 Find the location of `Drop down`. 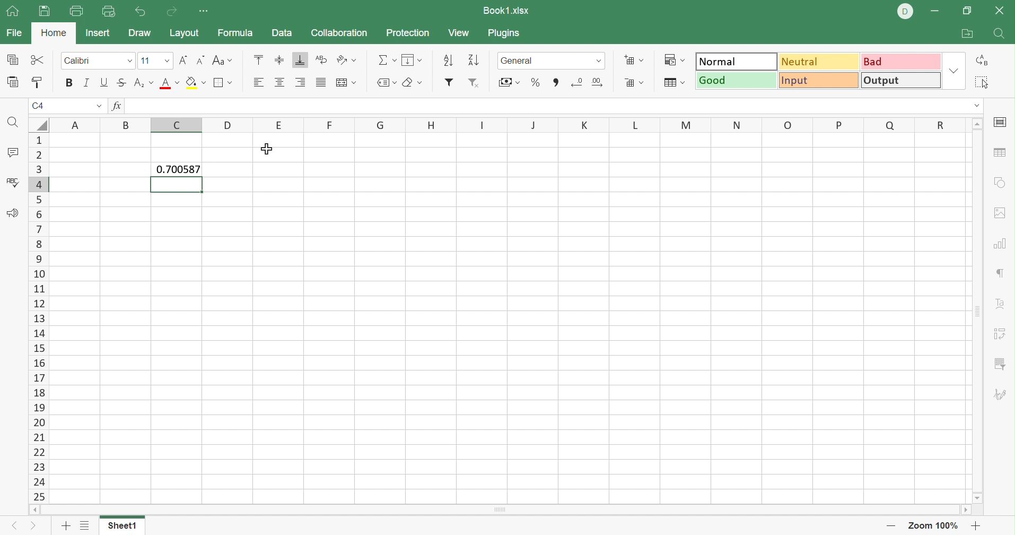

Drop down is located at coordinates (977, 105).